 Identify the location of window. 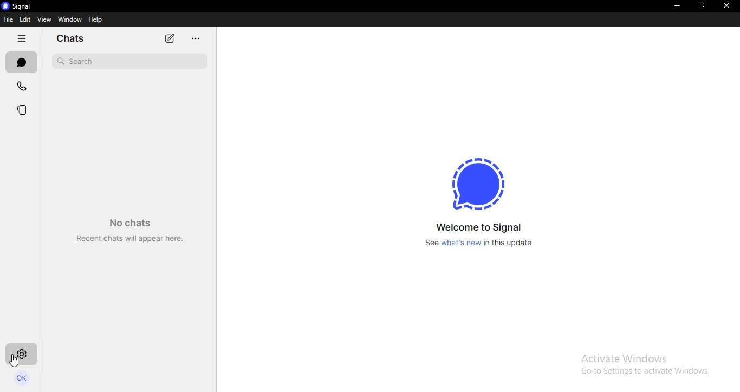
(69, 20).